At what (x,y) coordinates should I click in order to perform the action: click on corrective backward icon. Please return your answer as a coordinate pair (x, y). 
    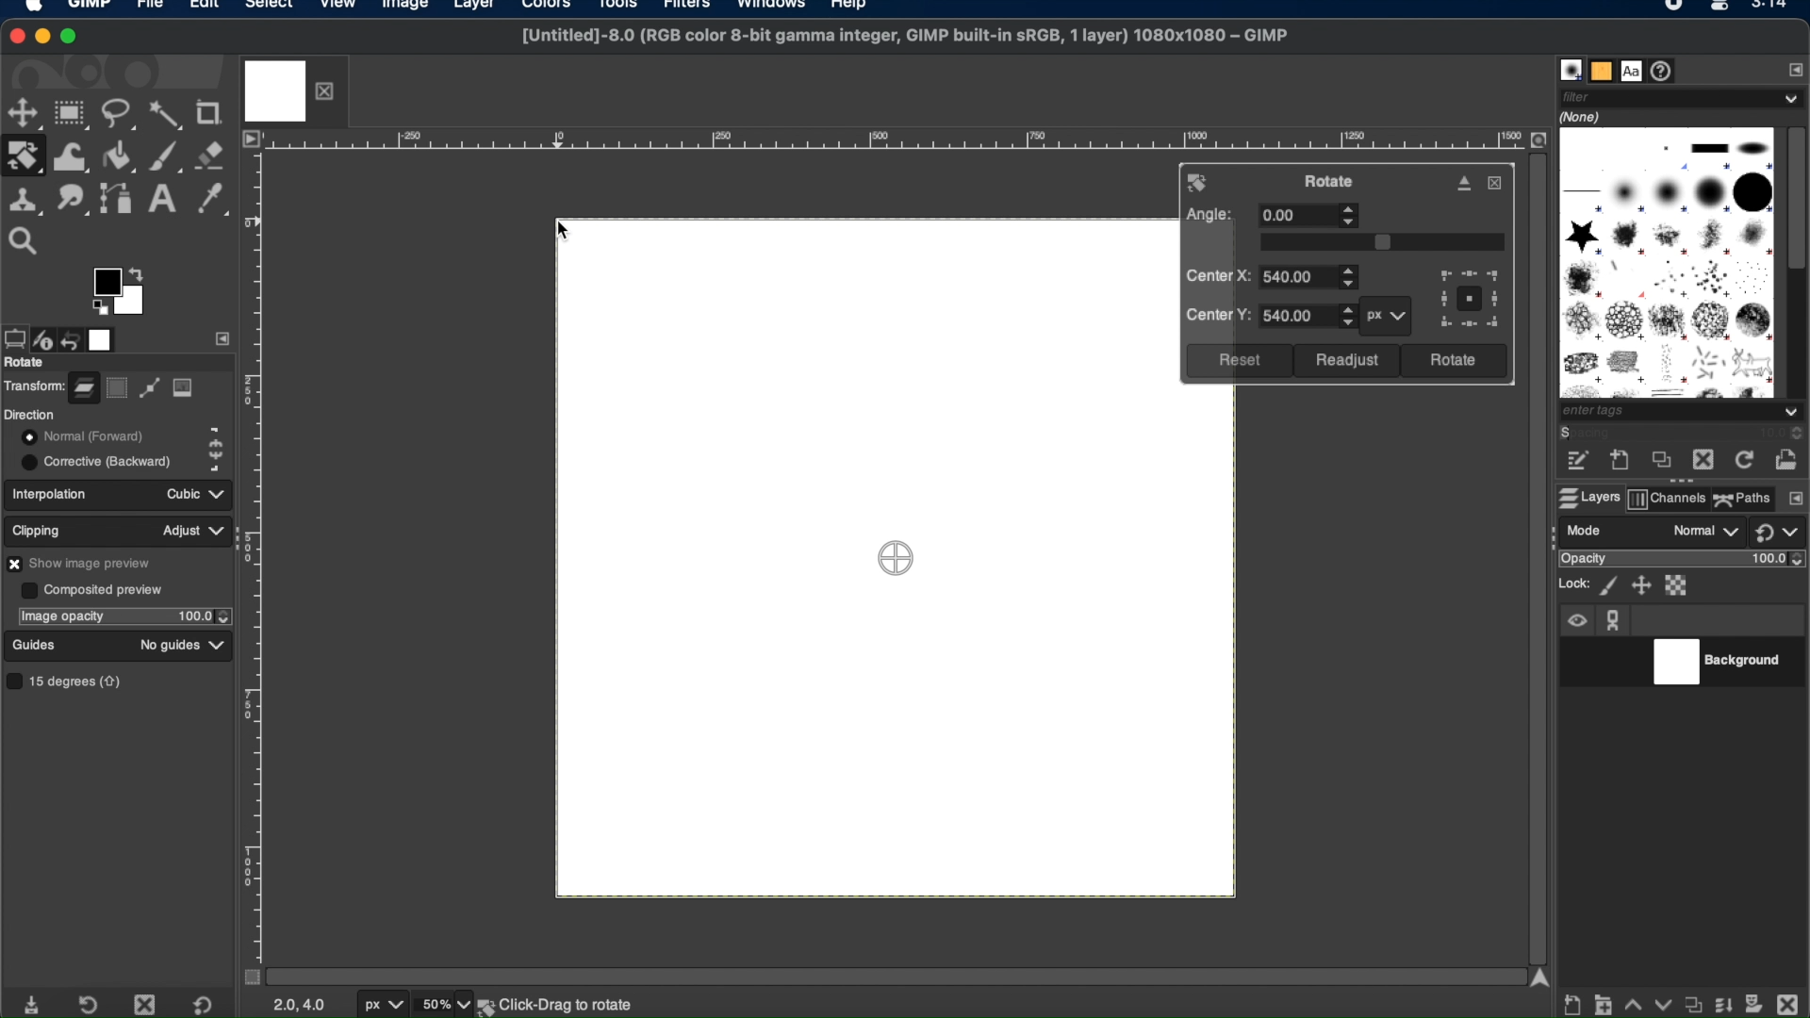
    Looking at the image, I should click on (213, 464).